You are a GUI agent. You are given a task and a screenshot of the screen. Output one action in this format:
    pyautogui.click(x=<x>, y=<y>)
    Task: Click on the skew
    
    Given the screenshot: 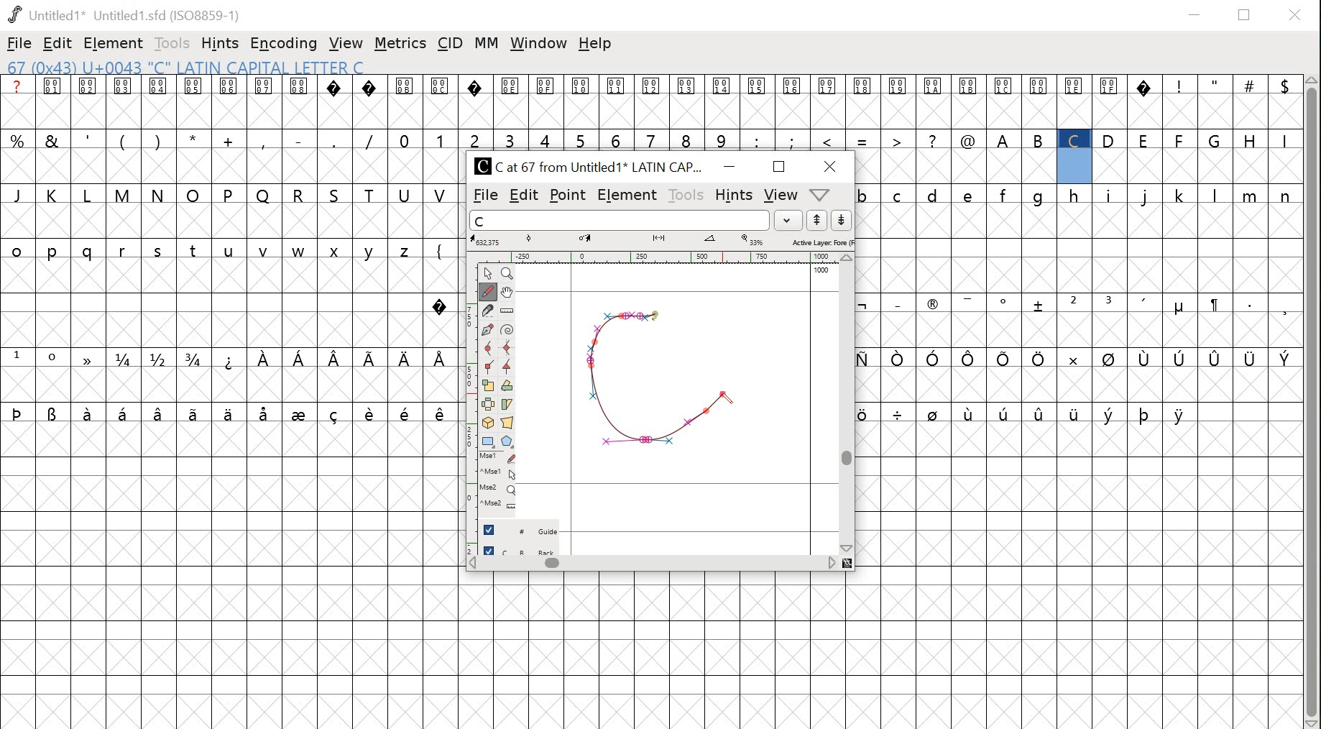 What is the action you would take?
    pyautogui.click(x=510, y=404)
    